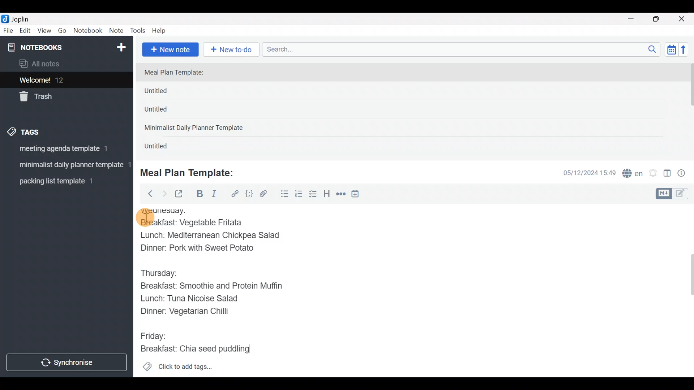 This screenshot has width=694, height=390. Describe the element at coordinates (683, 19) in the screenshot. I see `Close` at that location.